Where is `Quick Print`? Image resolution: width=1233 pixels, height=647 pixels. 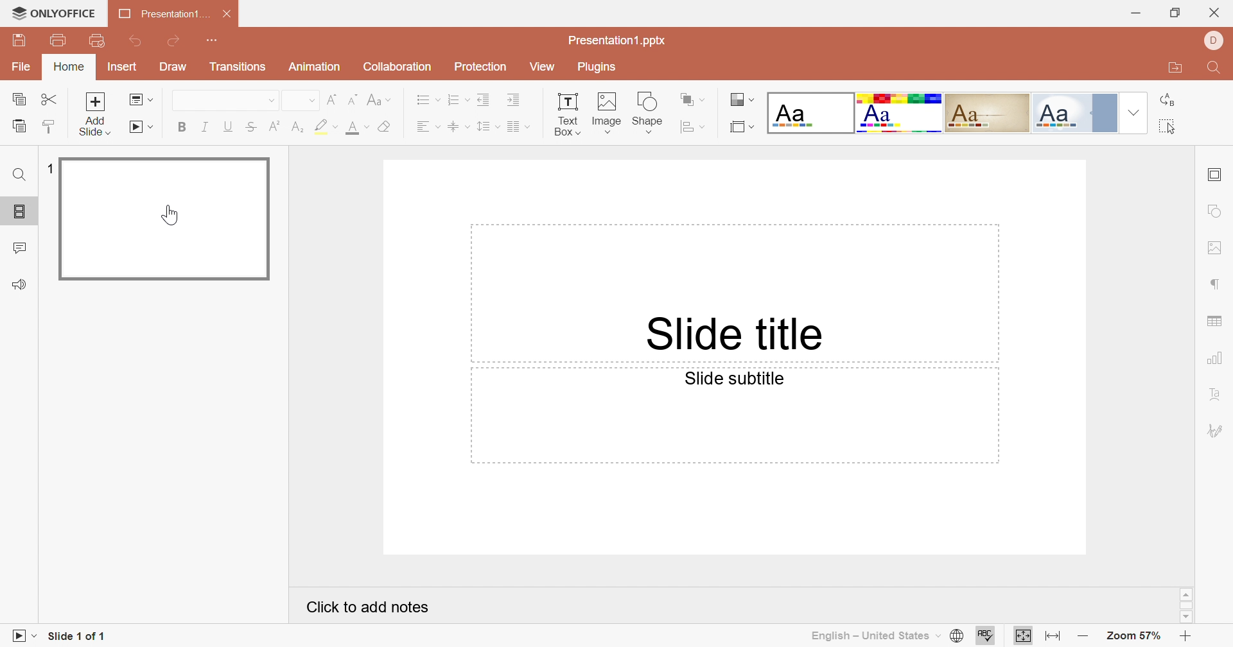
Quick Print is located at coordinates (101, 41).